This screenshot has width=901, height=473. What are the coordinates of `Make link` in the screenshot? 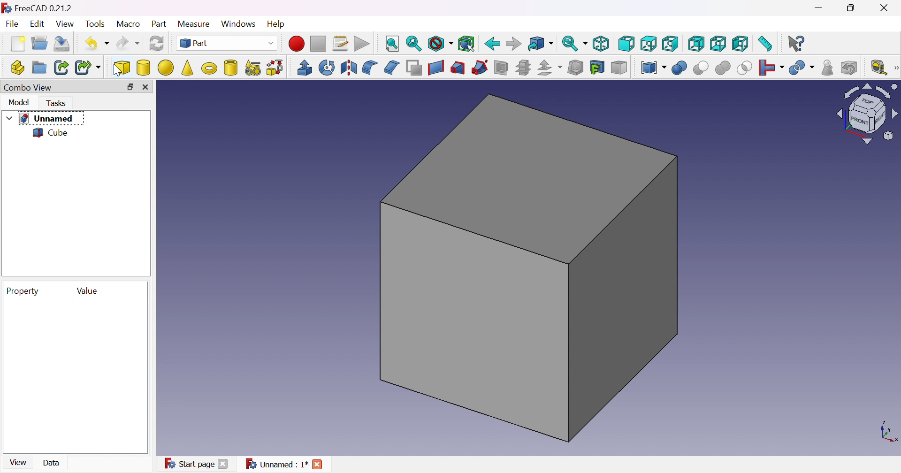 It's located at (62, 67).